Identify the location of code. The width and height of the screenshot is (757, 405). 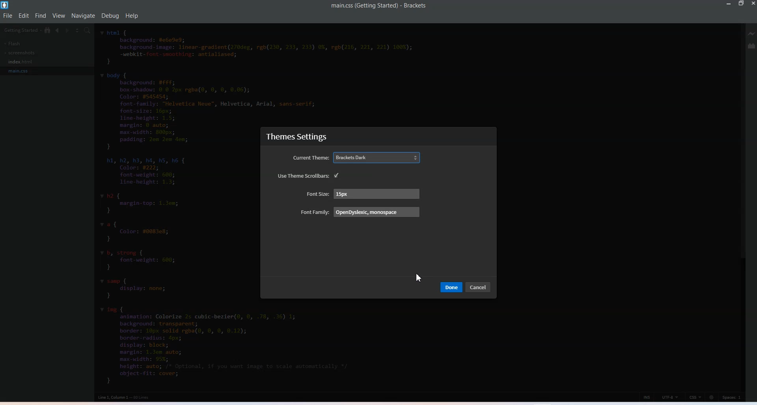
(163, 216).